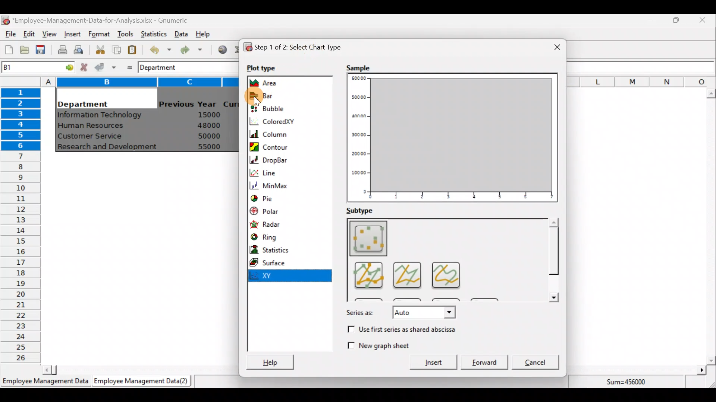 The width and height of the screenshot is (716, 402). Describe the element at coordinates (132, 50) in the screenshot. I see `Paste the clipboard` at that location.